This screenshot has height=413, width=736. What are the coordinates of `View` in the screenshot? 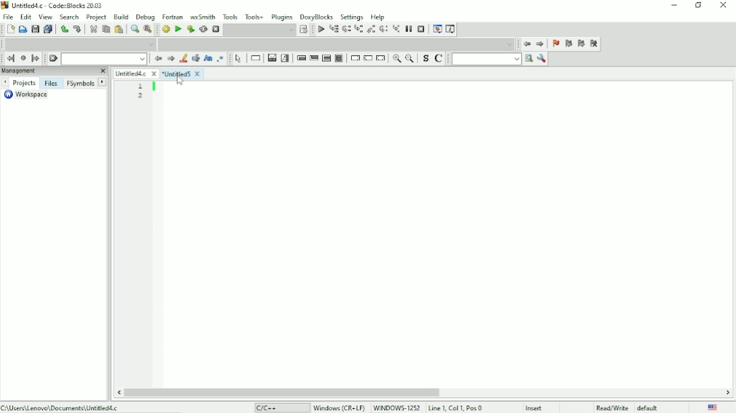 It's located at (45, 17).